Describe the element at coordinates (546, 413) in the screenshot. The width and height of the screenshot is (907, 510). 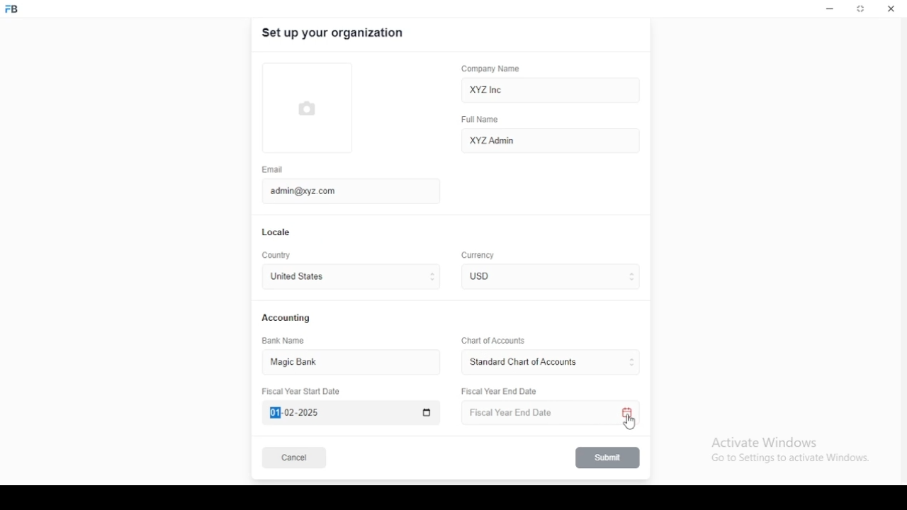
I see `Fiscal Year End Date` at that location.